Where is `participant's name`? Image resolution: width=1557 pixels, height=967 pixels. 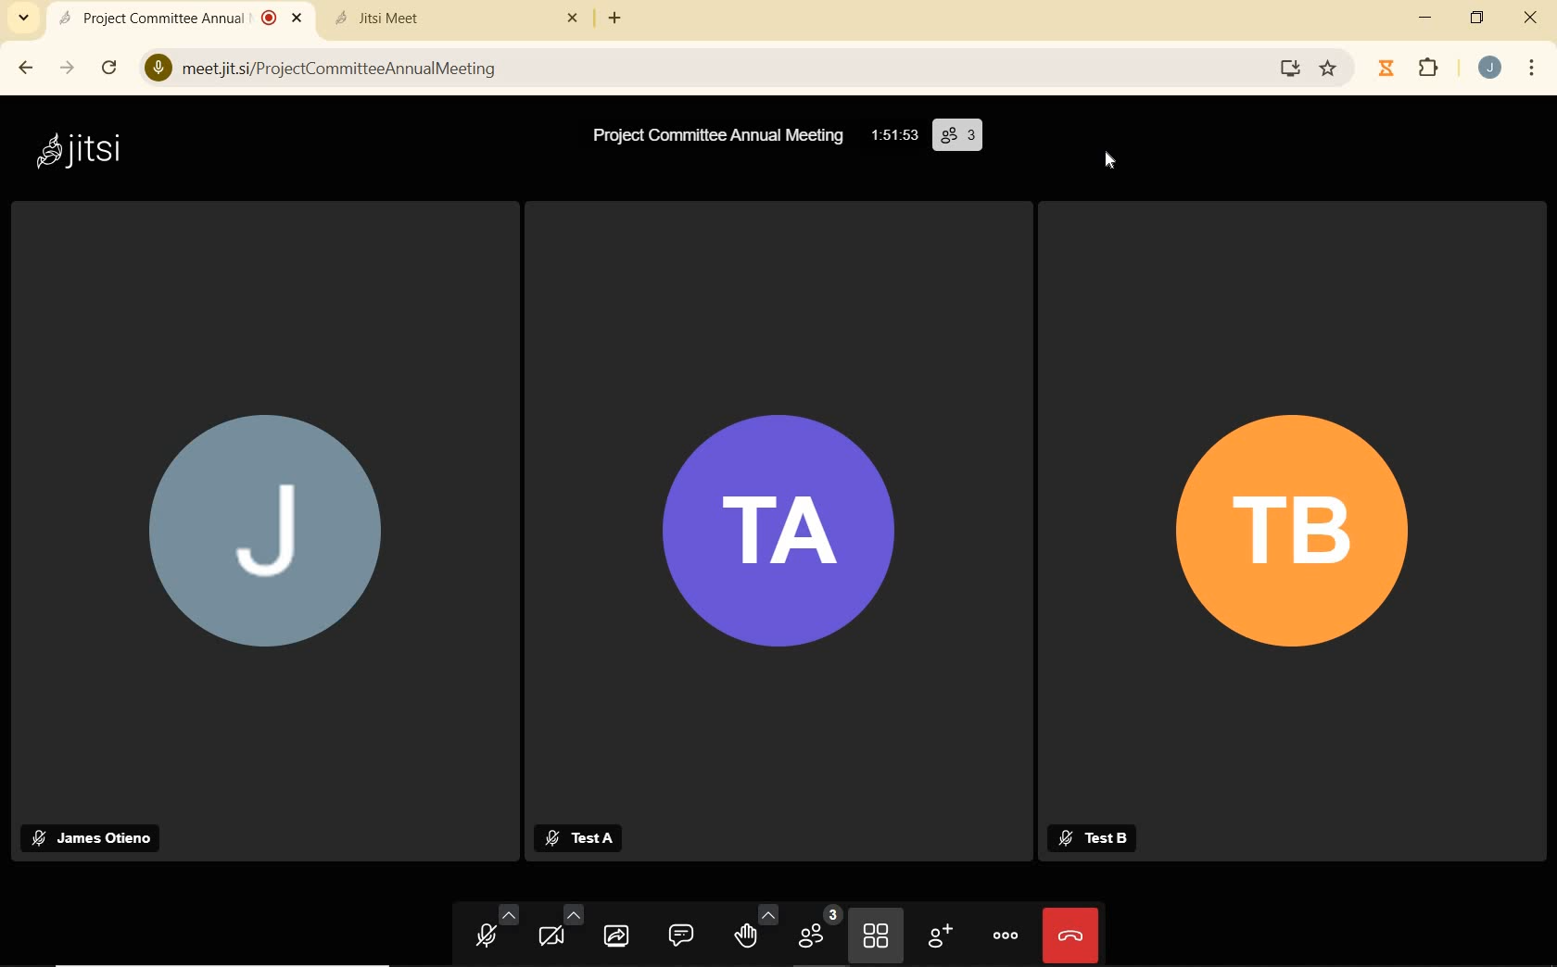 participant's name is located at coordinates (583, 838).